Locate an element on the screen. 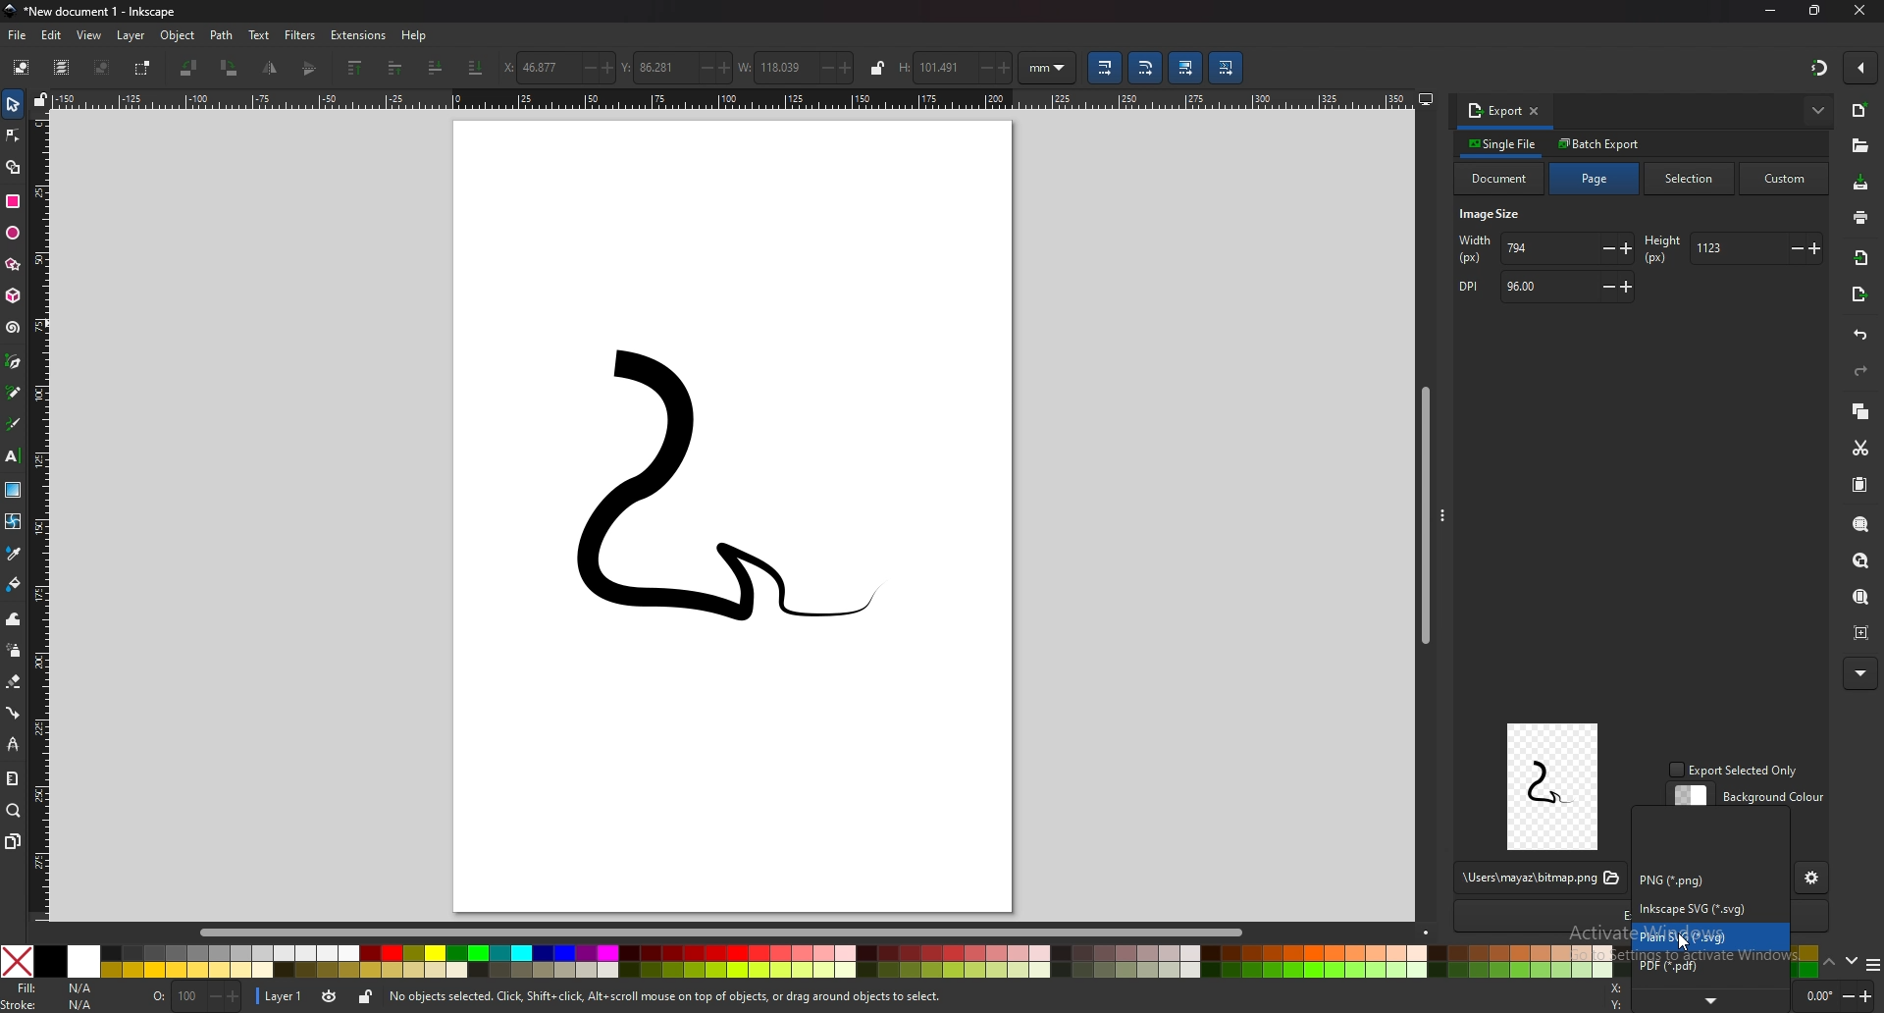 This screenshot has height=1013, width=1884. paint bucket is located at coordinates (13, 584).